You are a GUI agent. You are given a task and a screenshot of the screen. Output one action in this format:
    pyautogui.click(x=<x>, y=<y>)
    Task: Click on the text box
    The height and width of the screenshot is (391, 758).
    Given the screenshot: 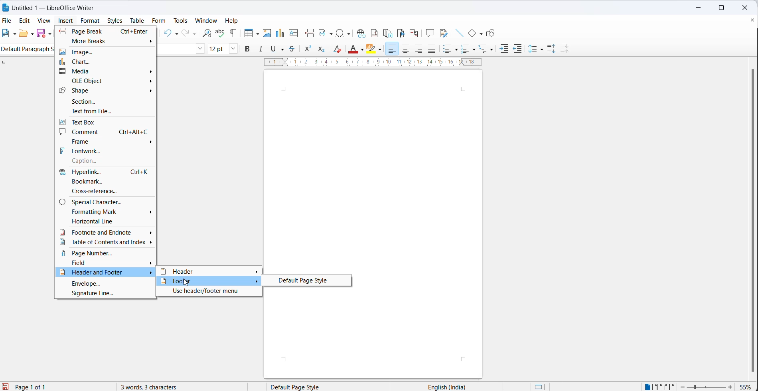 What is the action you would take?
    pyautogui.click(x=104, y=123)
    